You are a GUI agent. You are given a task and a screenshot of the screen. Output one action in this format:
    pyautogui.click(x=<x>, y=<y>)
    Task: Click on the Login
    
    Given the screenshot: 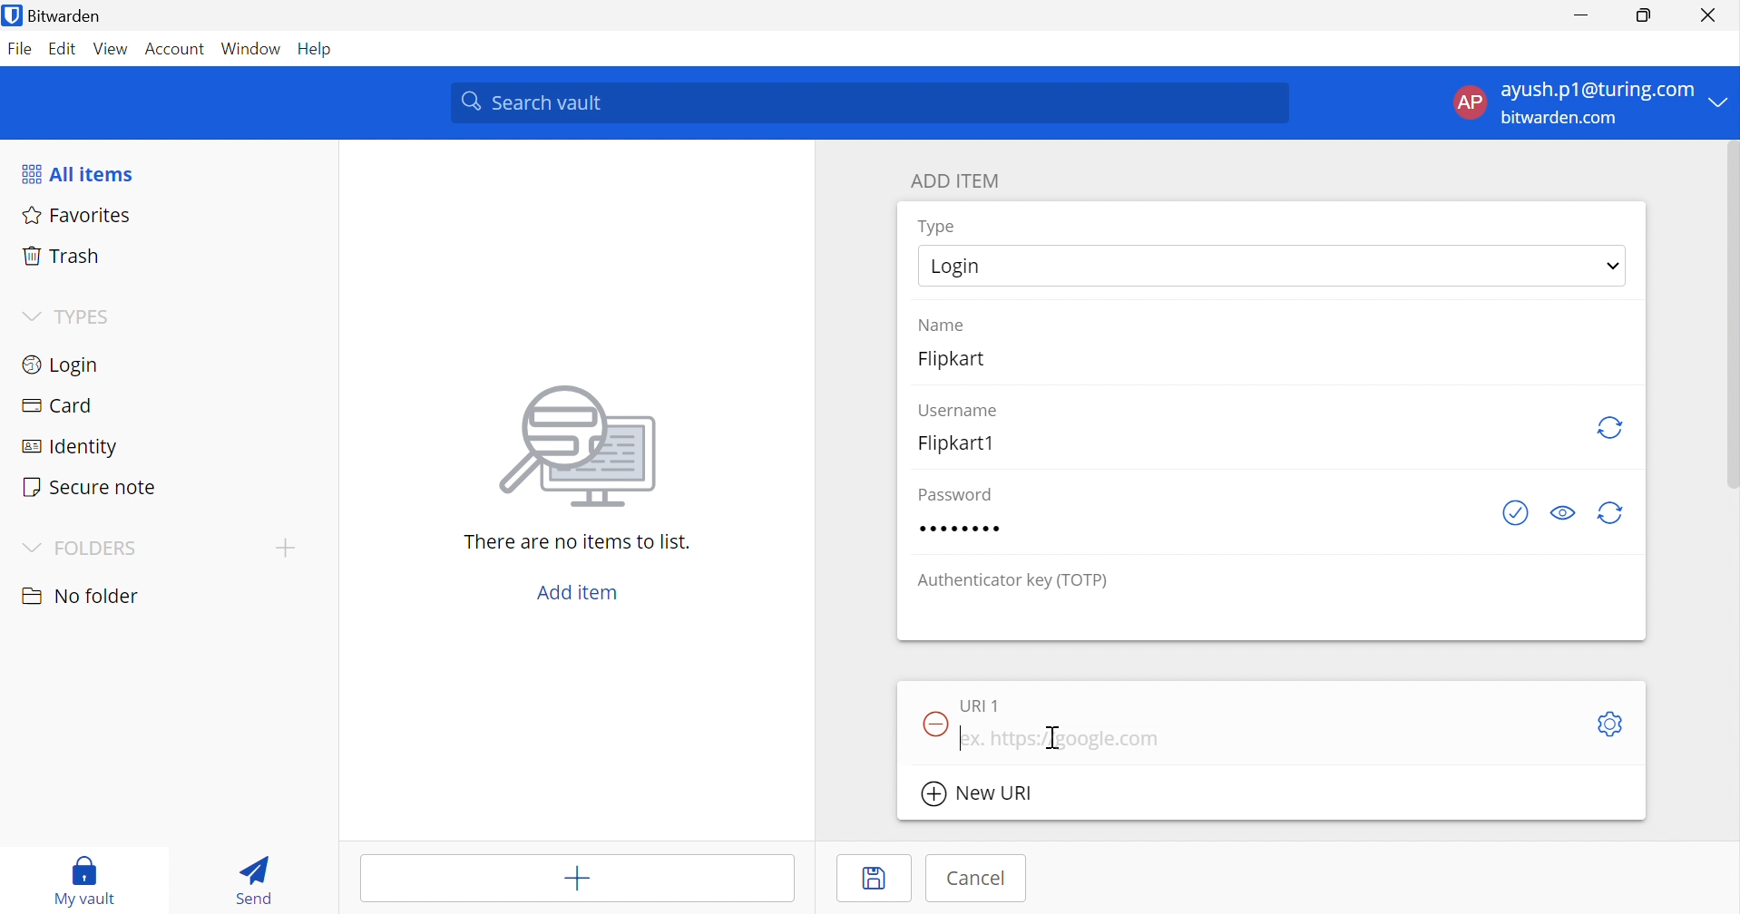 What is the action you would take?
    pyautogui.click(x=64, y=367)
    